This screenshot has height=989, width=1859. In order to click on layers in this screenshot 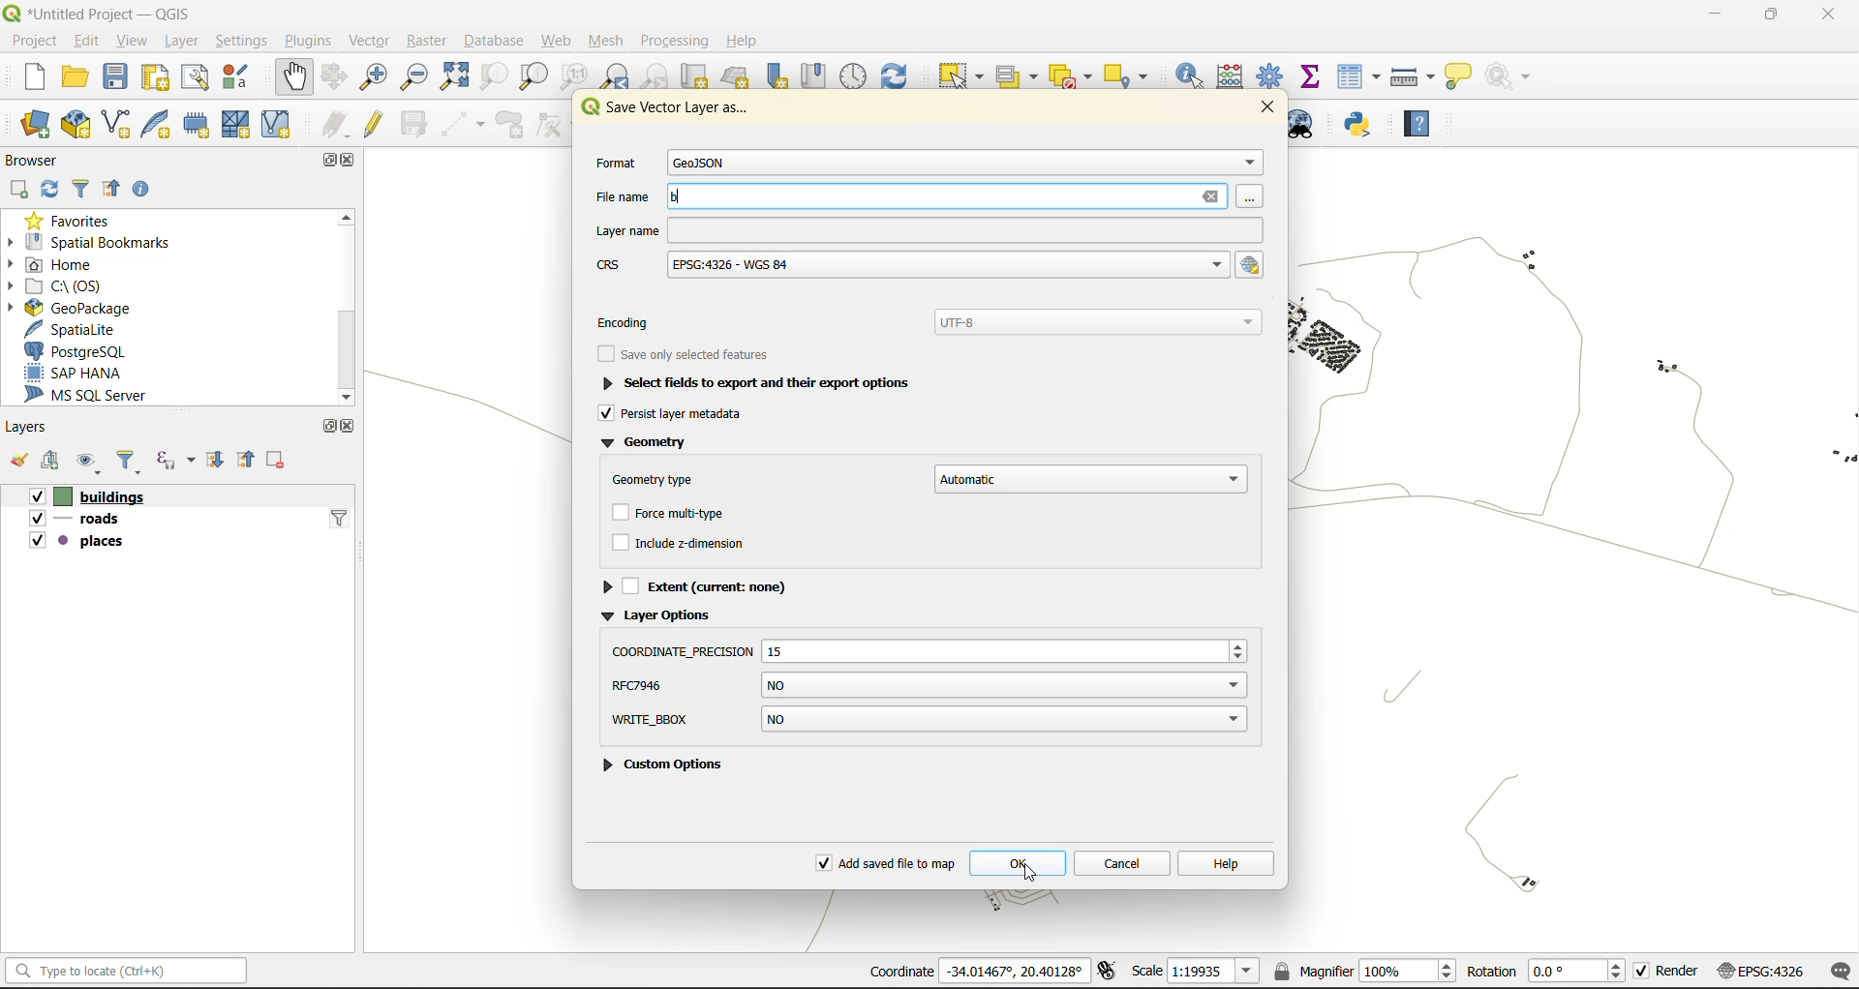, I will do `click(27, 426)`.